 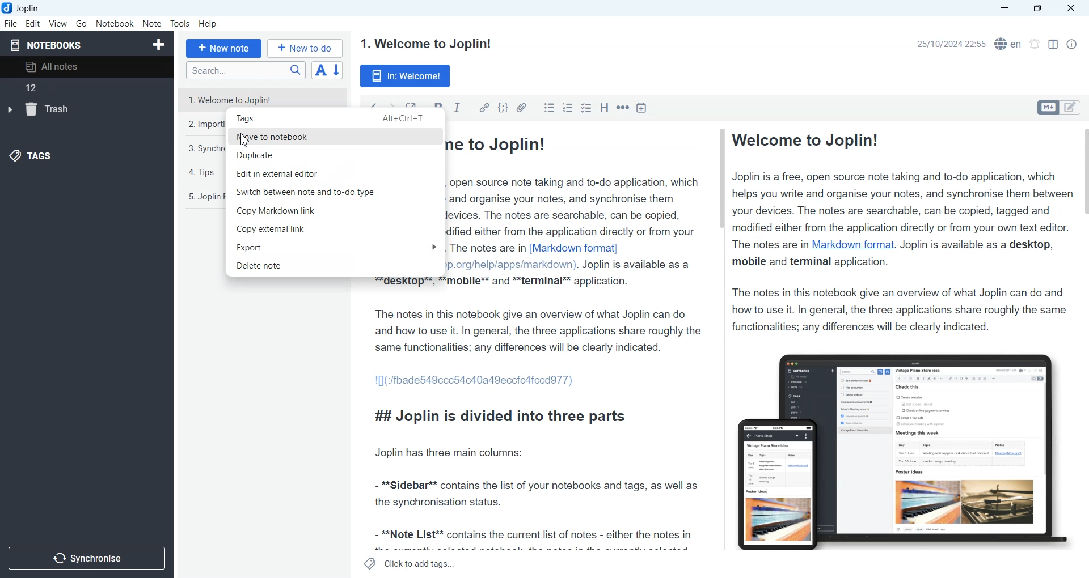 I want to click on Reverse sort order, so click(x=338, y=70).